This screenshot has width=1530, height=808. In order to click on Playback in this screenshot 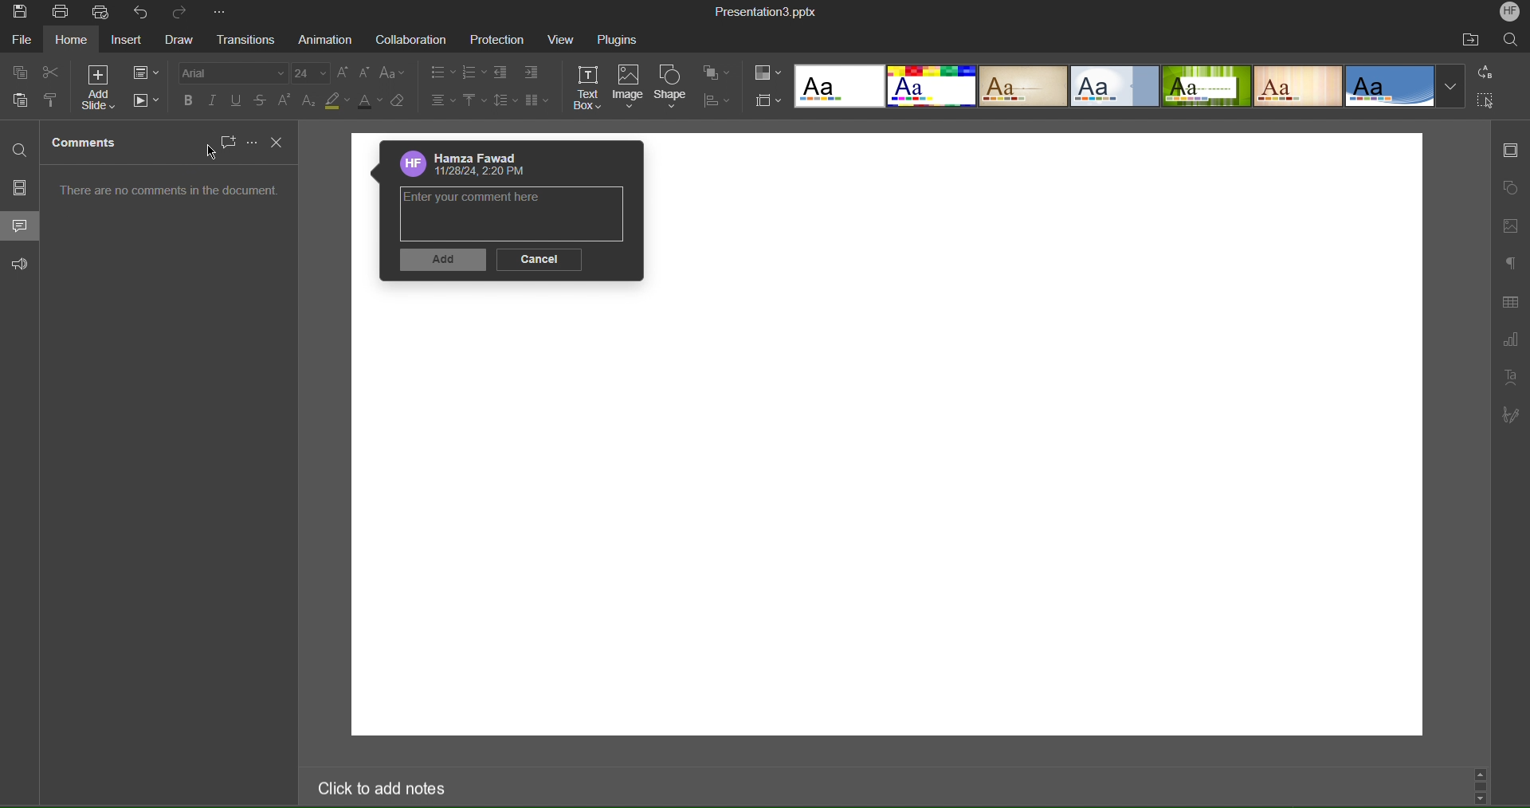, I will do `click(147, 100)`.